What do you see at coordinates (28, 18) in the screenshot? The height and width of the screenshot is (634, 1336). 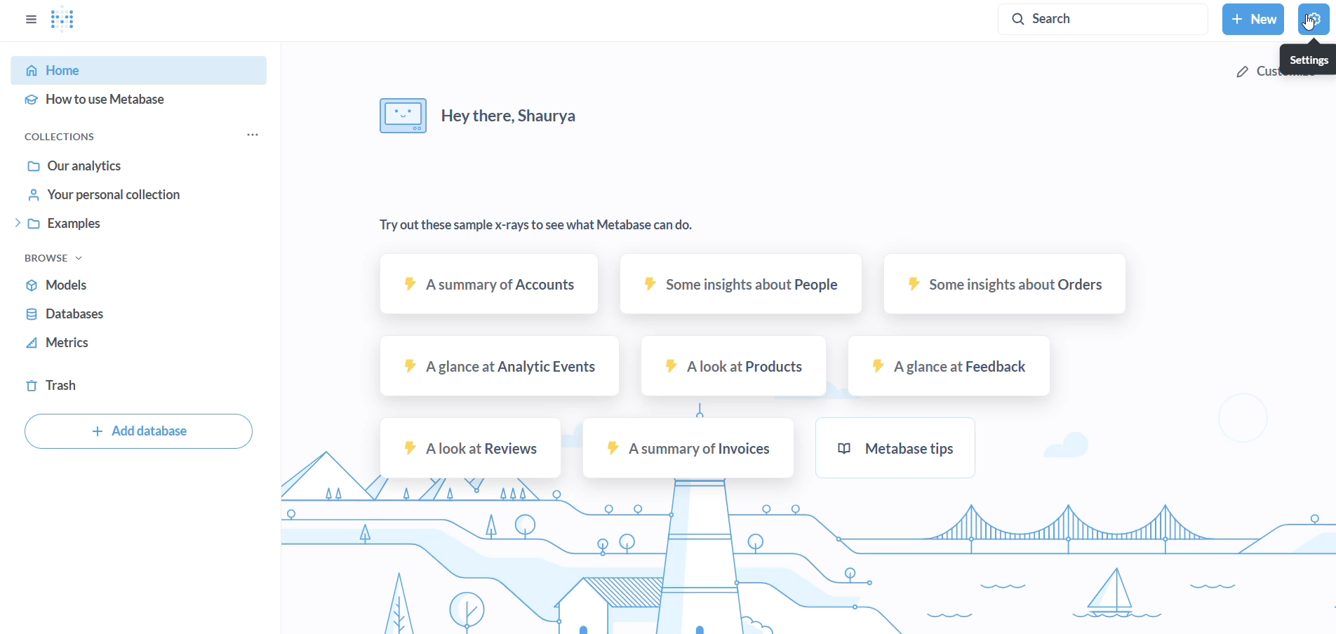 I see `sidebar` at bounding box center [28, 18].